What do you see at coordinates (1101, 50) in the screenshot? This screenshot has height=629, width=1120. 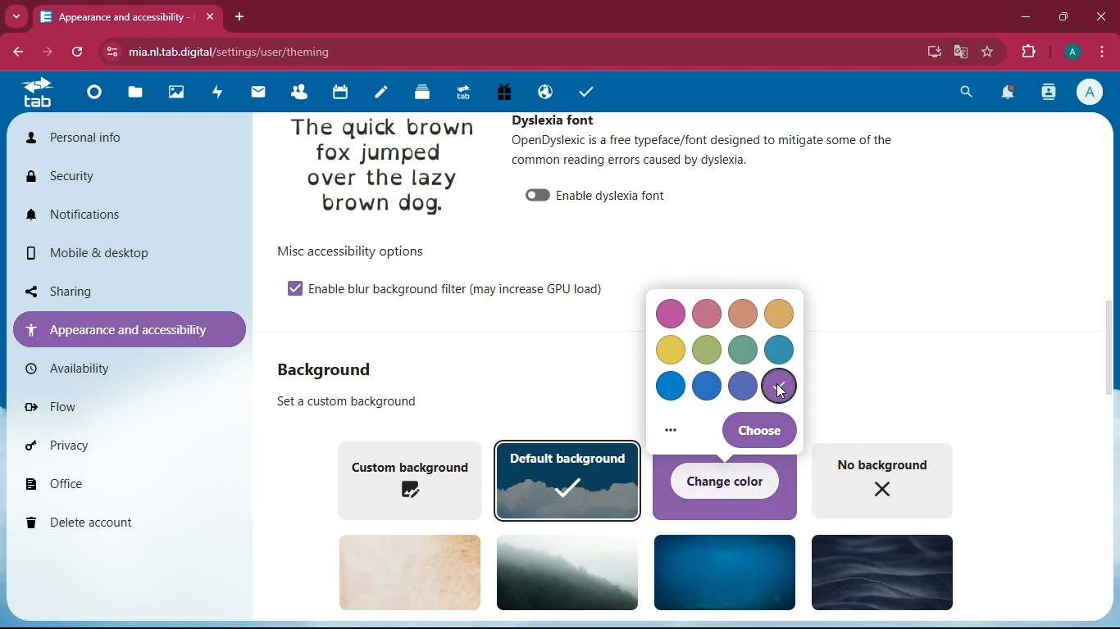 I see `menu` at bounding box center [1101, 50].